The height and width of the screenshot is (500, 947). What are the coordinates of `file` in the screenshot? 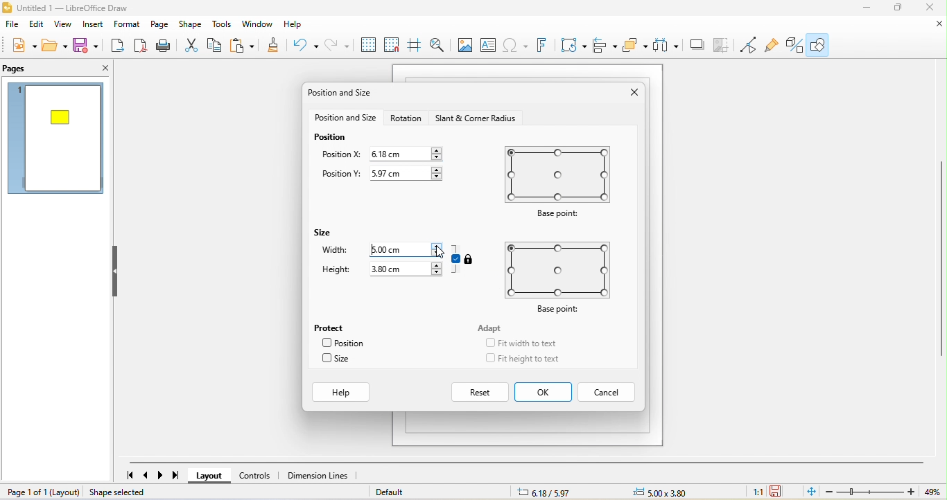 It's located at (13, 24).